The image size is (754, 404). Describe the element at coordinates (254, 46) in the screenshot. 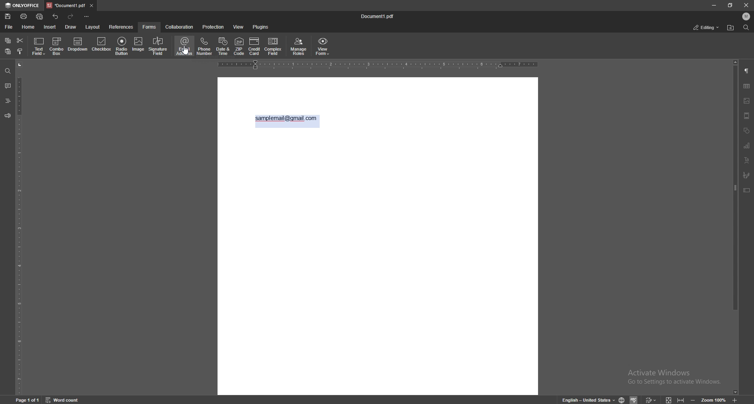

I see `credit card` at that location.